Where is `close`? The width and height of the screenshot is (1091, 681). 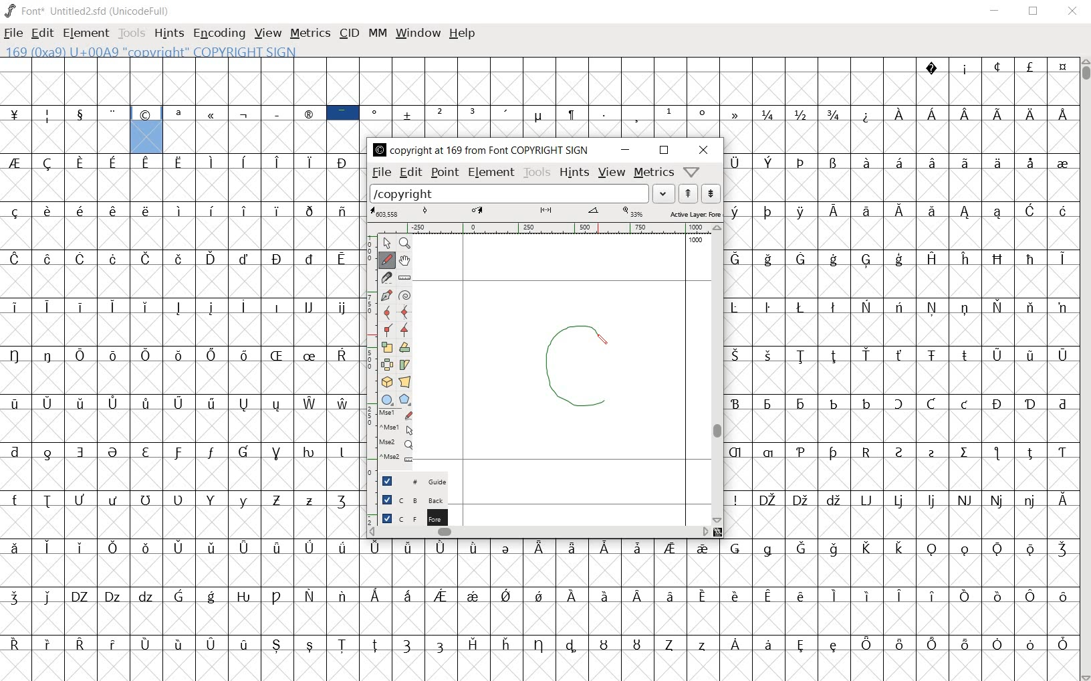
close is located at coordinates (707, 149).